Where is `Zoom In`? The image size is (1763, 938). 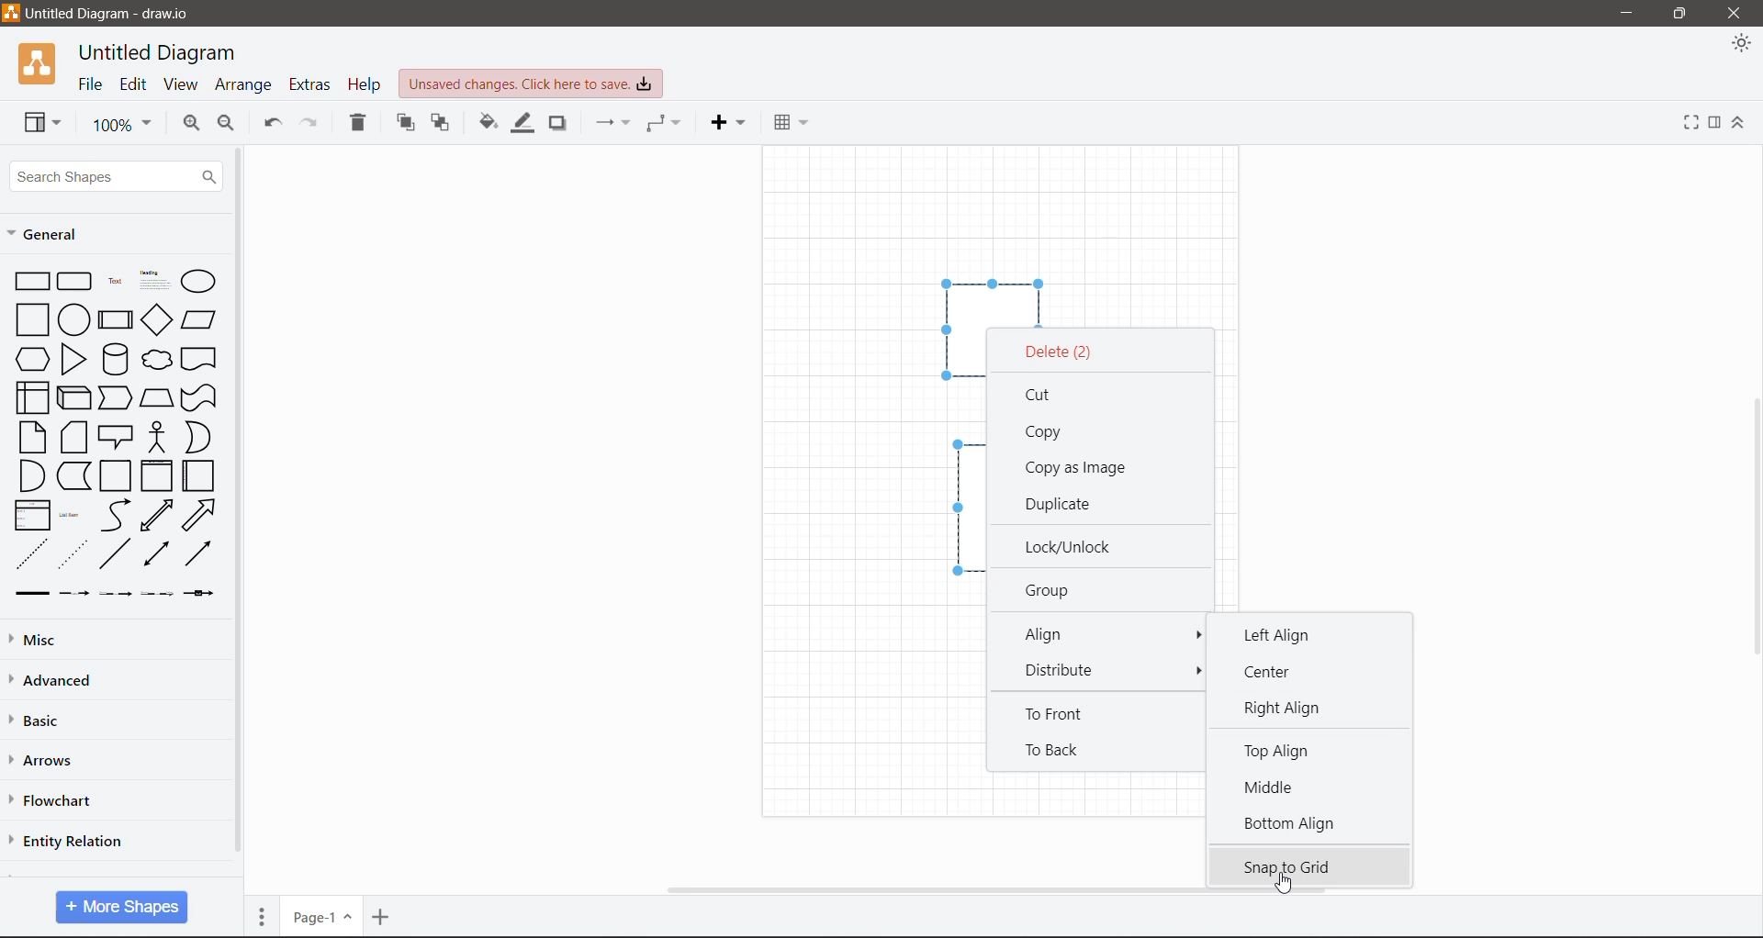
Zoom In is located at coordinates (191, 126).